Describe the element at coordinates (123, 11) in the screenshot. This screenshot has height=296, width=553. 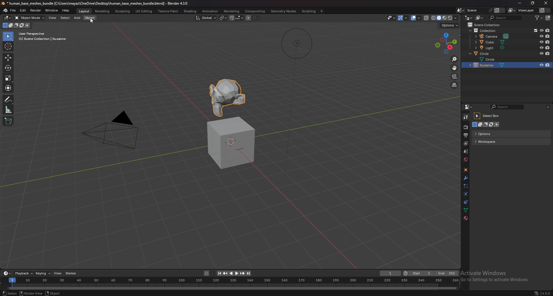
I see `sculpting` at that location.